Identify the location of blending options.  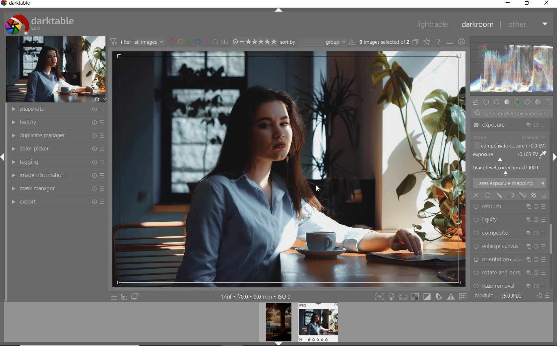
(544, 196).